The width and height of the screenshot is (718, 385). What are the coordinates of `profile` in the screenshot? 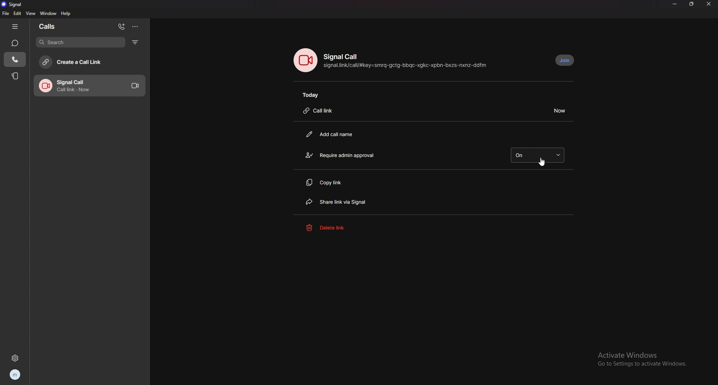 It's located at (16, 375).